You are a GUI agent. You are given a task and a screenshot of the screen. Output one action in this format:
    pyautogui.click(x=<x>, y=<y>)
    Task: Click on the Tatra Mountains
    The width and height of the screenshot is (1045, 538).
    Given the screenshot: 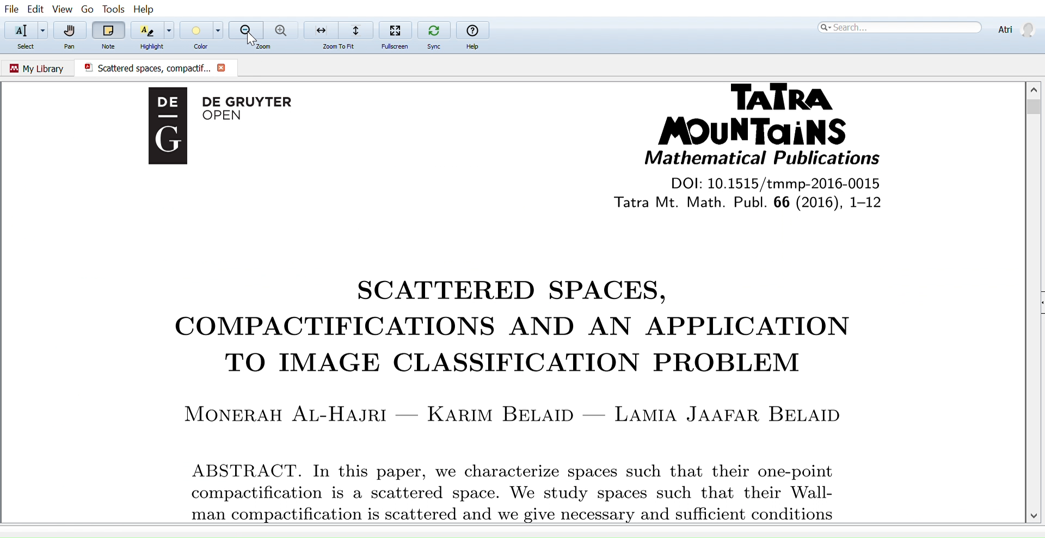 What is the action you would take?
    pyautogui.click(x=741, y=115)
    